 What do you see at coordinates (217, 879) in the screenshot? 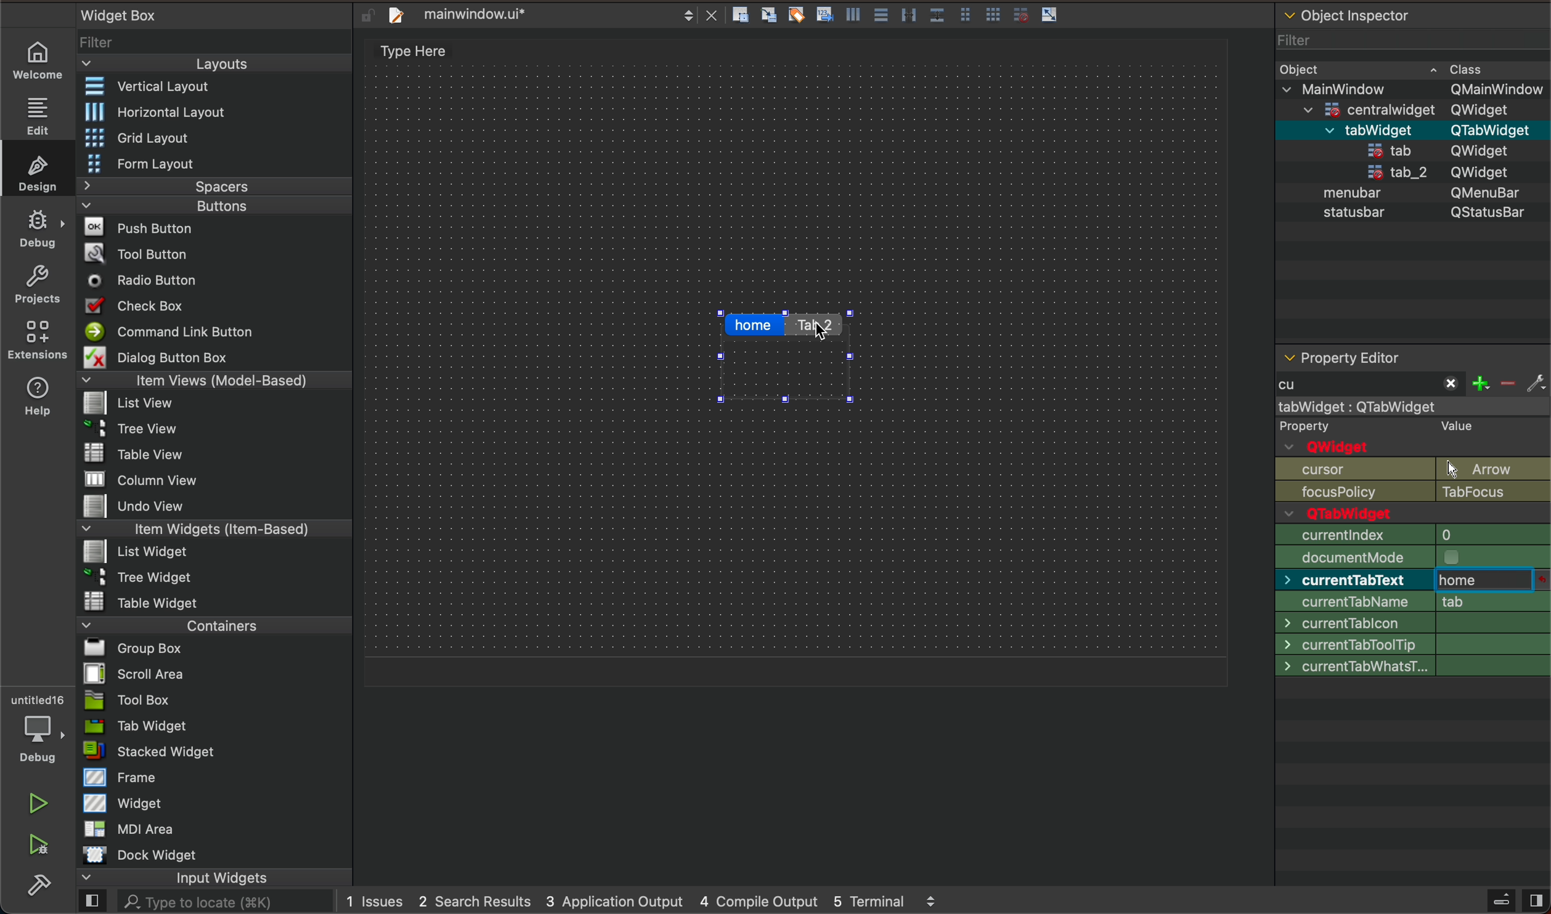
I see `input widgets` at bounding box center [217, 879].